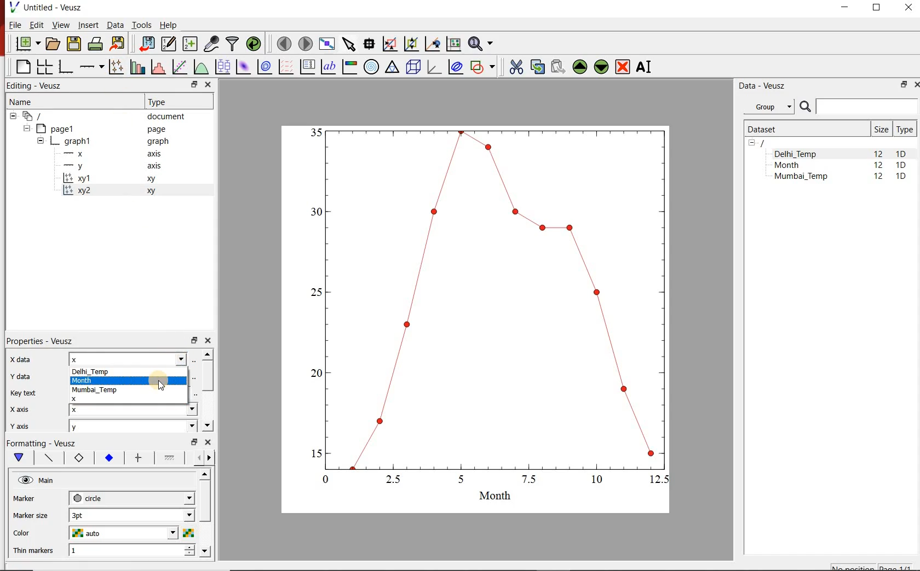 This screenshot has width=920, height=571. What do you see at coordinates (879, 178) in the screenshot?
I see `12` at bounding box center [879, 178].